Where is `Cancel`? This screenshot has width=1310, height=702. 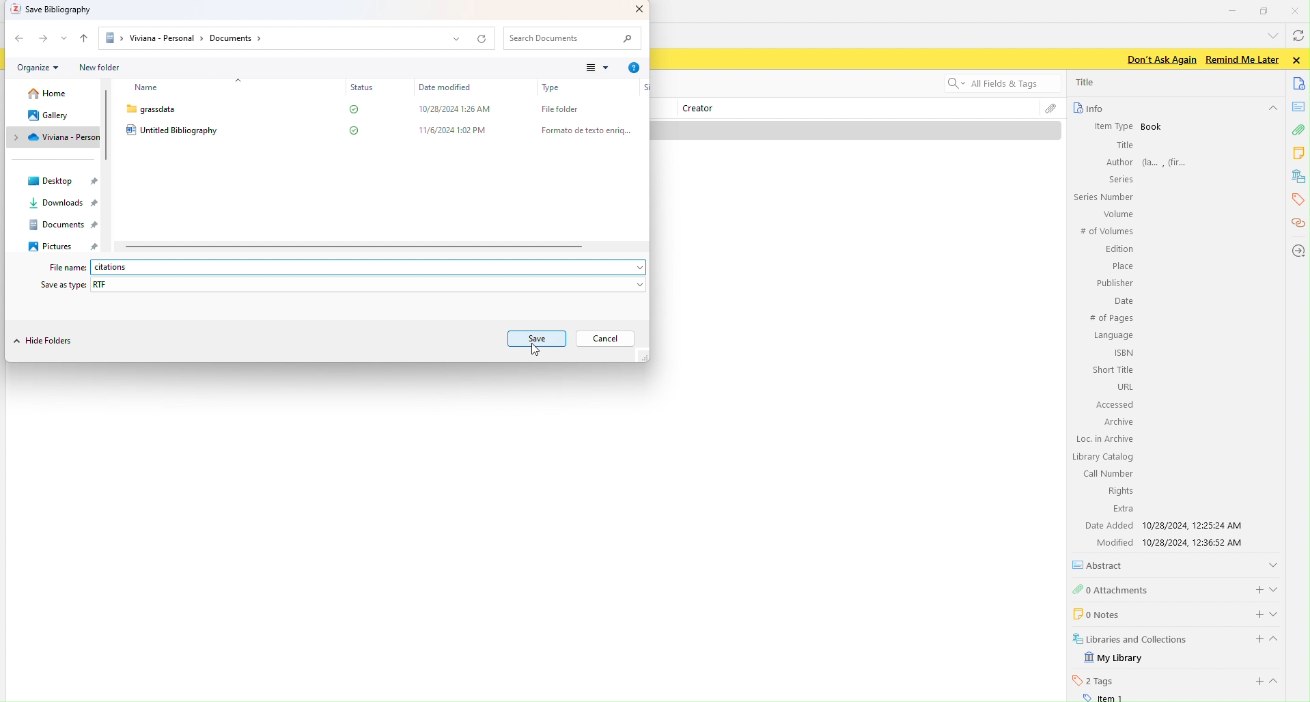
Cancel is located at coordinates (607, 338).